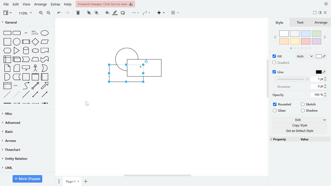  What do you see at coordinates (68, 4) in the screenshot?
I see `help` at bounding box center [68, 4].